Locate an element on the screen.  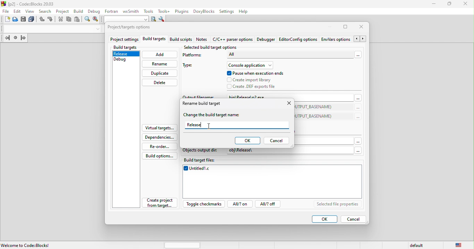
edit is located at coordinates (17, 11).